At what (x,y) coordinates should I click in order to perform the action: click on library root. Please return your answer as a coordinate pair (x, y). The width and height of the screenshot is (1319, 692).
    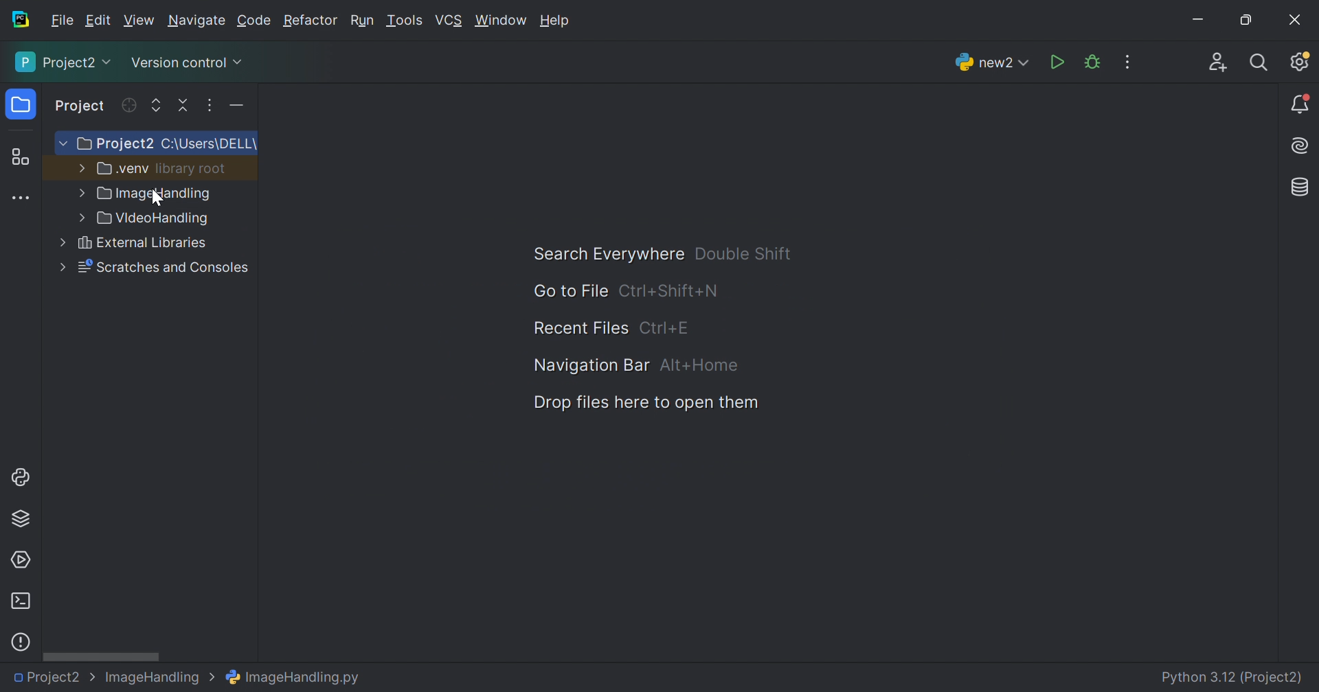
    Looking at the image, I should click on (192, 168).